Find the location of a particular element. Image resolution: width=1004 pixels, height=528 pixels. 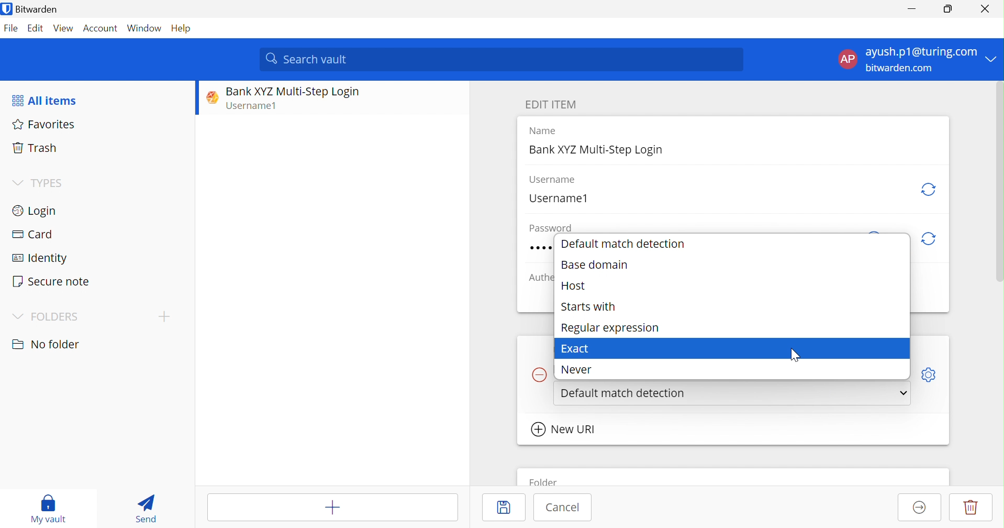

Host is located at coordinates (575, 287).